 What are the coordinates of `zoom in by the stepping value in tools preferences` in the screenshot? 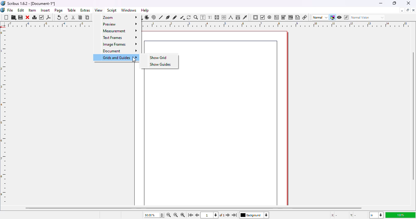 It's located at (182, 215).